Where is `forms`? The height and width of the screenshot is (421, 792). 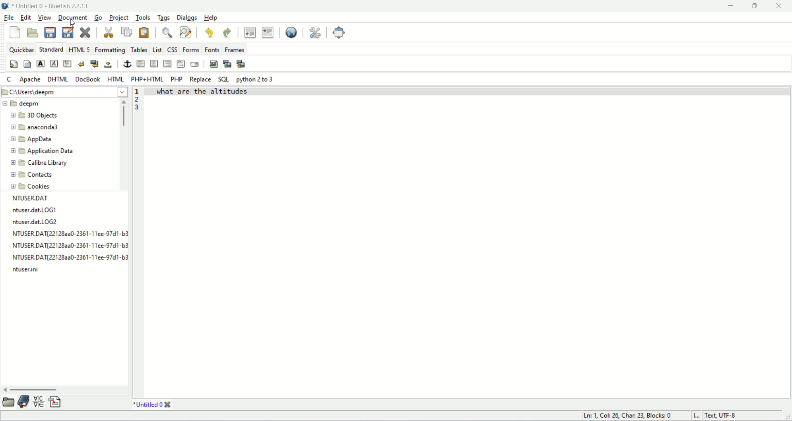 forms is located at coordinates (191, 50).